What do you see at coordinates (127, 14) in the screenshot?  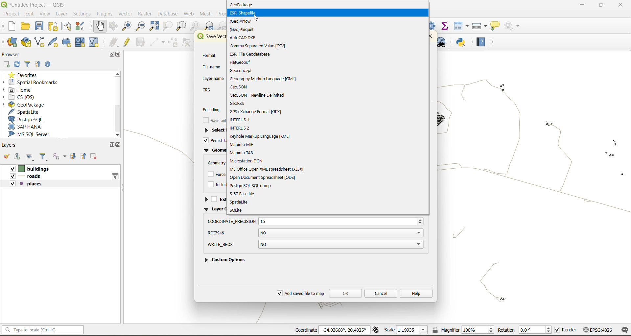 I see `vector` at bounding box center [127, 14].